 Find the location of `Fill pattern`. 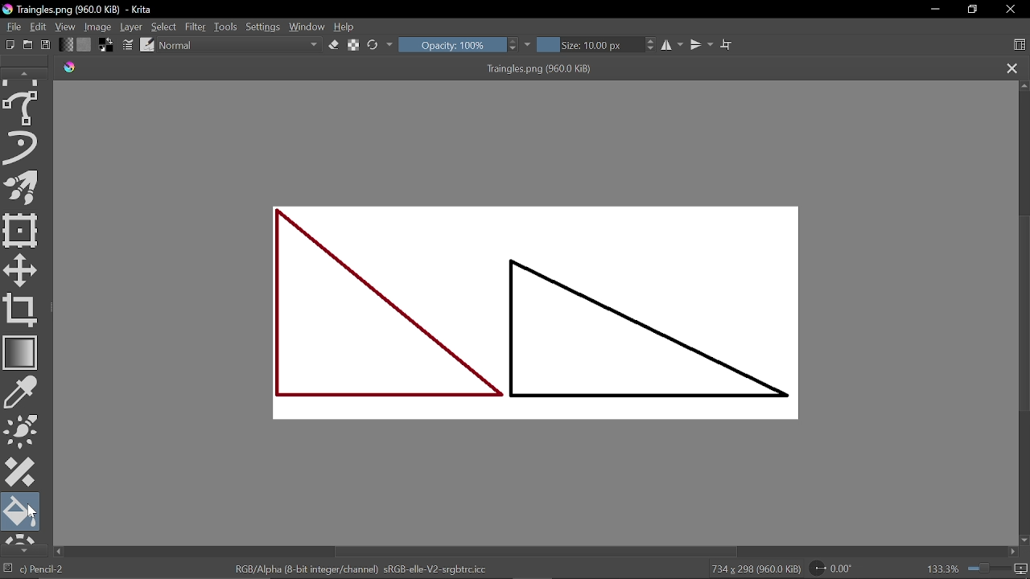

Fill pattern is located at coordinates (84, 44).